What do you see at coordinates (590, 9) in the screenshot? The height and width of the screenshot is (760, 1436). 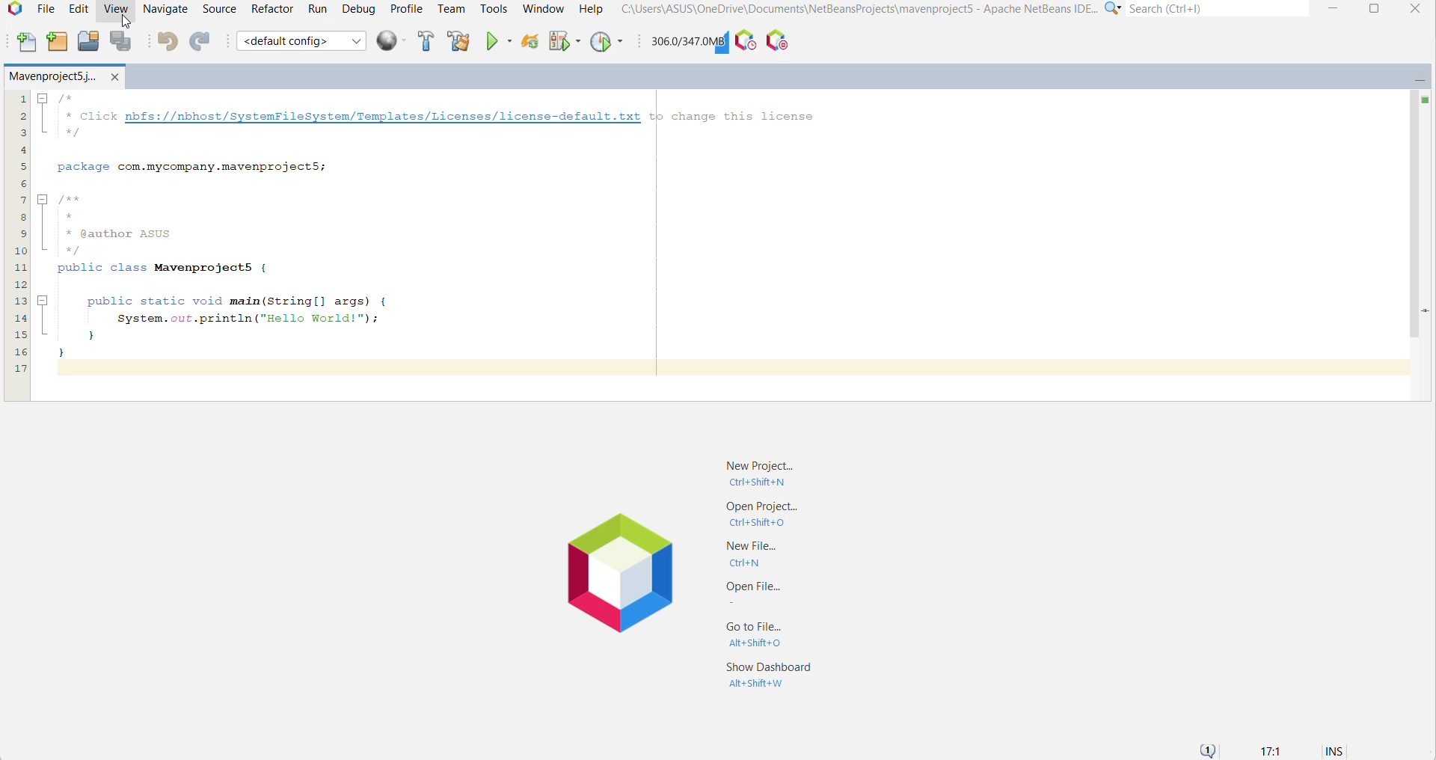 I see `Help` at bounding box center [590, 9].